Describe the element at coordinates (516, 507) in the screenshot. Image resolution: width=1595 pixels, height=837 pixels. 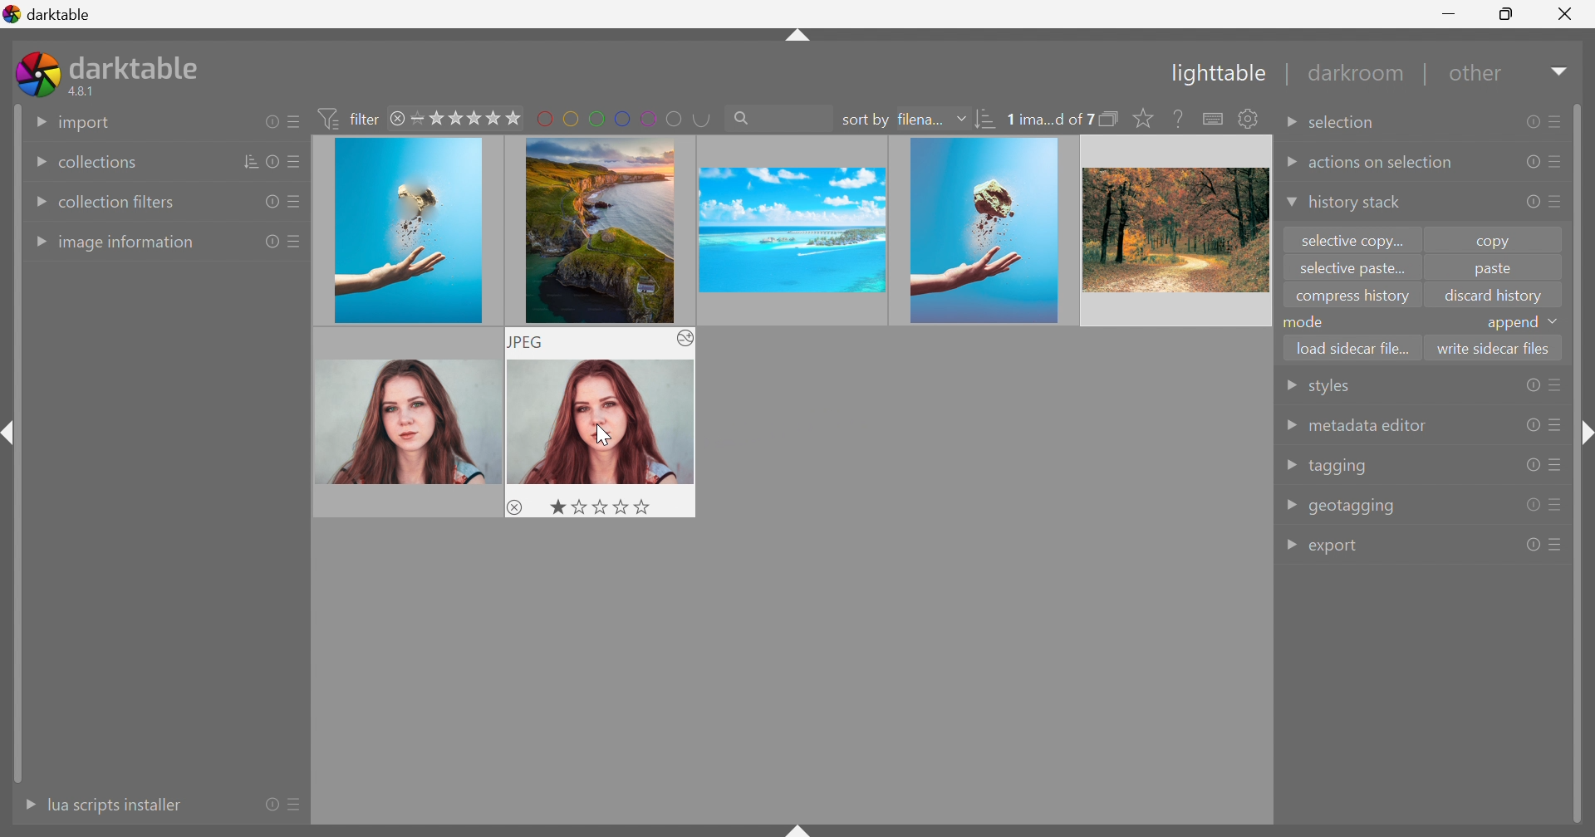
I see `Reject` at that location.